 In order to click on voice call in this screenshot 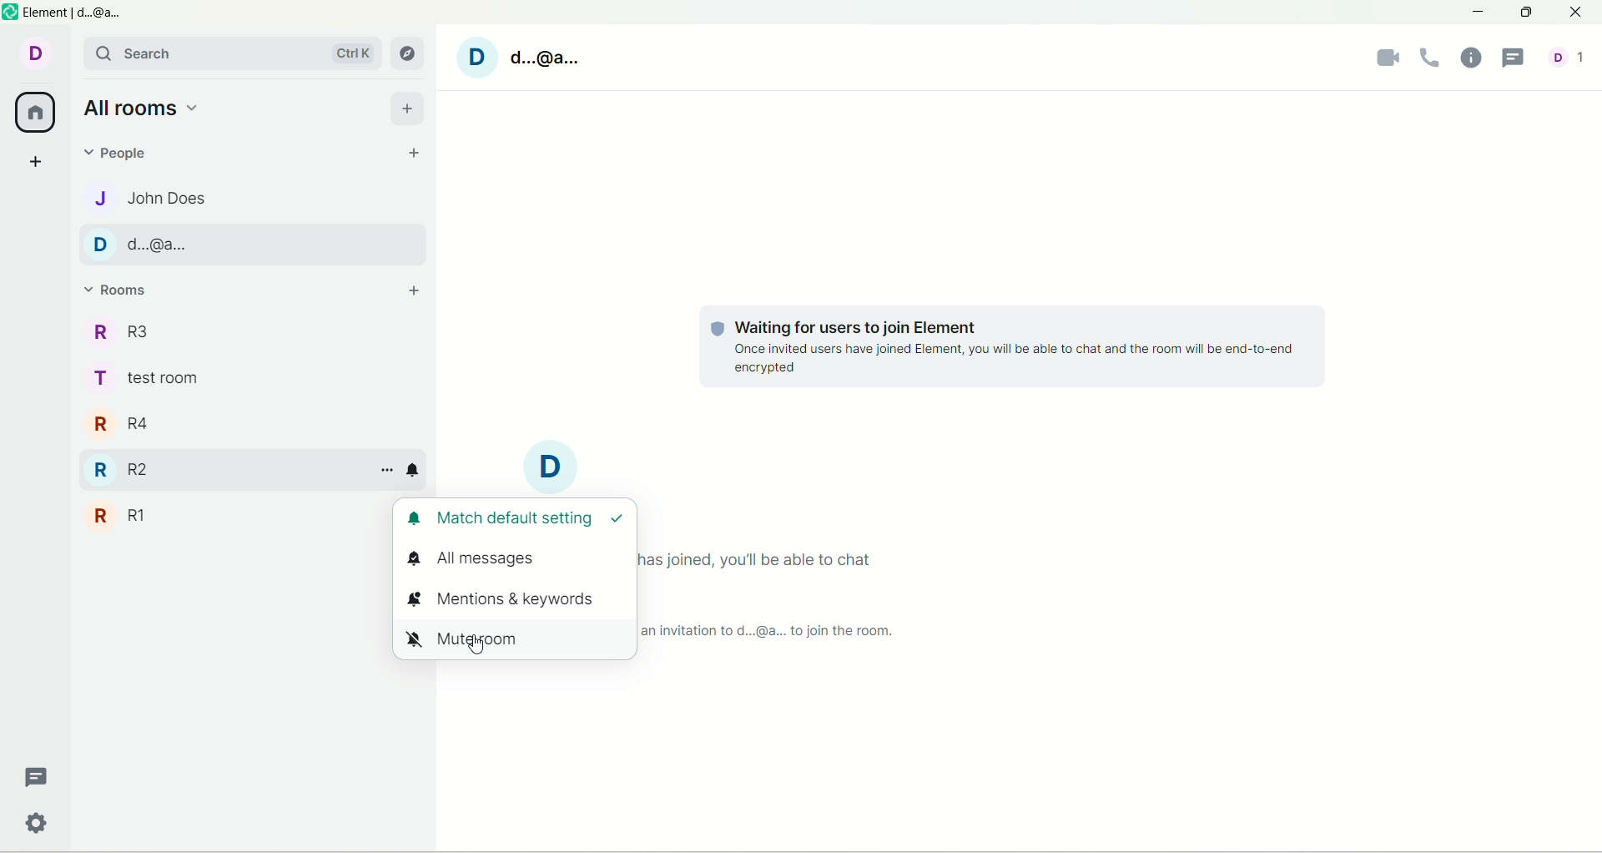, I will do `click(1433, 58)`.